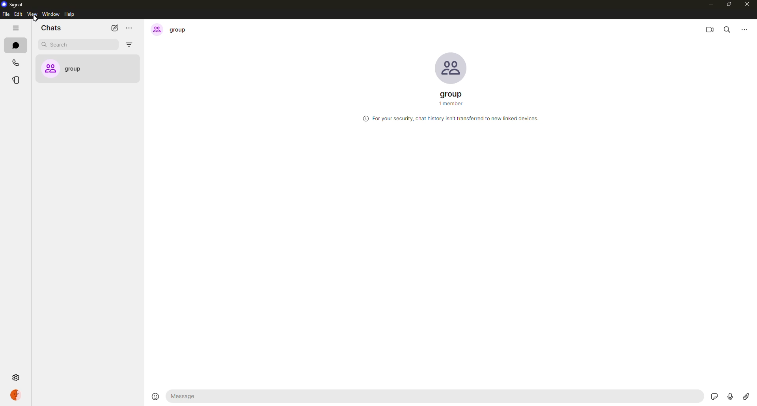 This screenshot has height=406, width=757. I want to click on hide tabs, so click(17, 28).